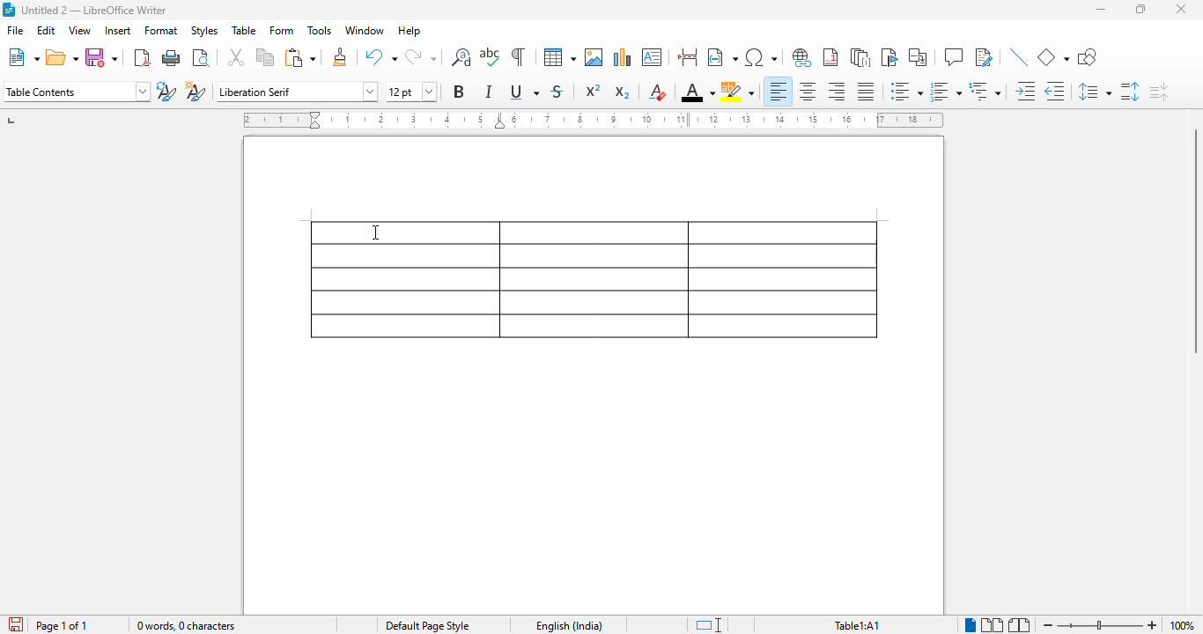  What do you see at coordinates (1019, 56) in the screenshot?
I see `insert line` at bounding box center [1019, 56].